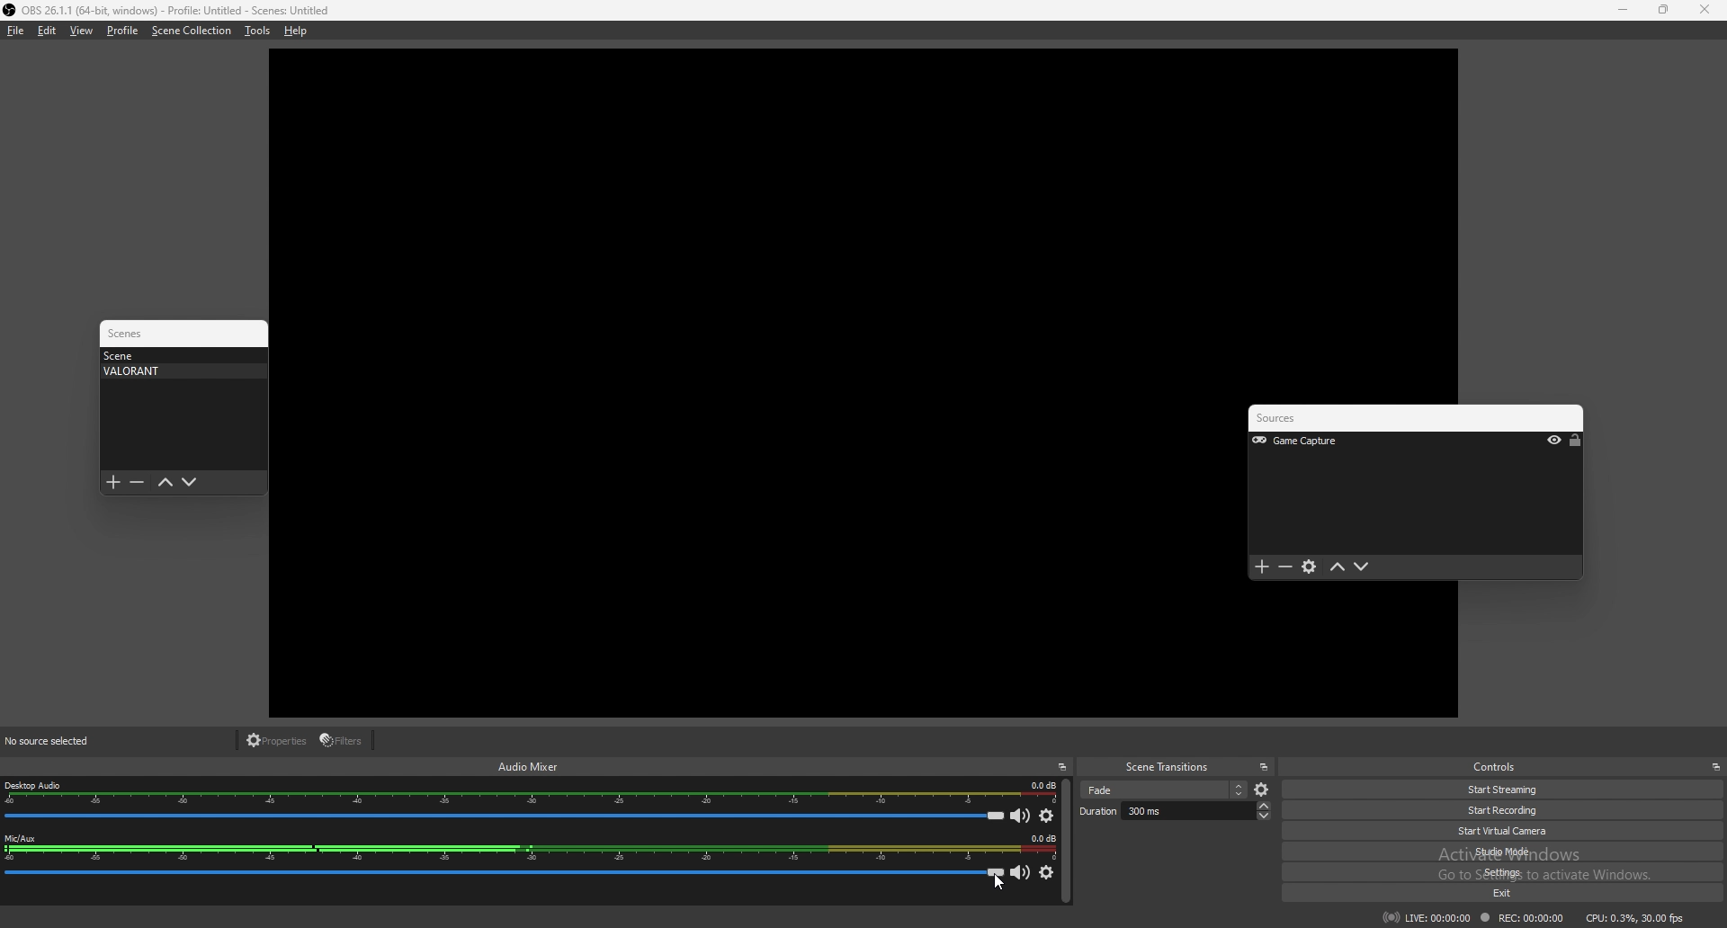 The image size is (1727, 928). I want to click on view, so click(83, 30).